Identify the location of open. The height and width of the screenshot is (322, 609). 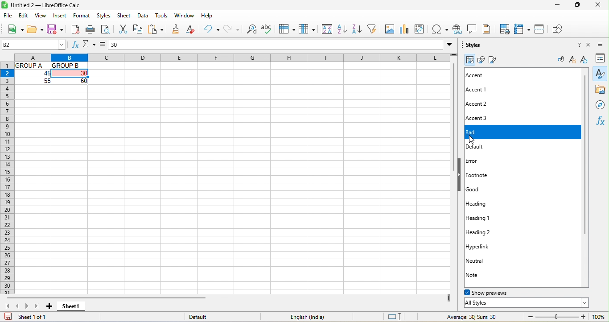
(35, 29).